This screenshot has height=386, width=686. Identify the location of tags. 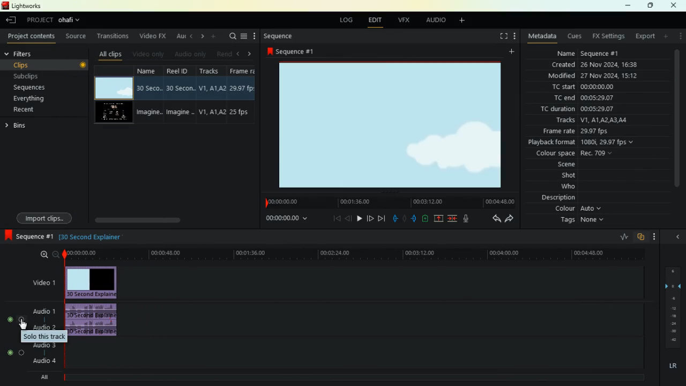
(579, 221).